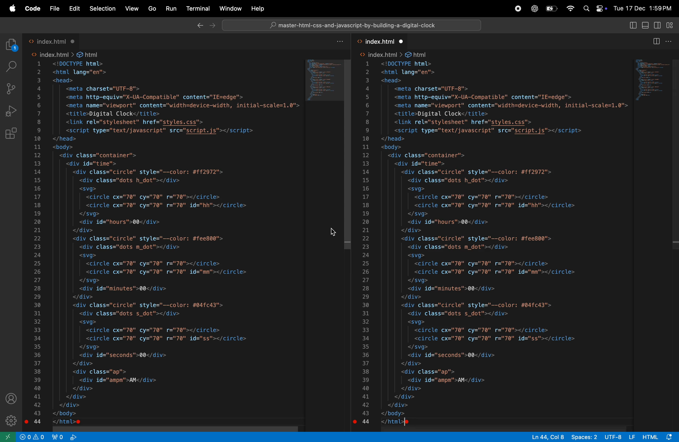  Describe the element at coordinates (394, 55) in the screenshot. I see `<> index.html > & html` at that location.